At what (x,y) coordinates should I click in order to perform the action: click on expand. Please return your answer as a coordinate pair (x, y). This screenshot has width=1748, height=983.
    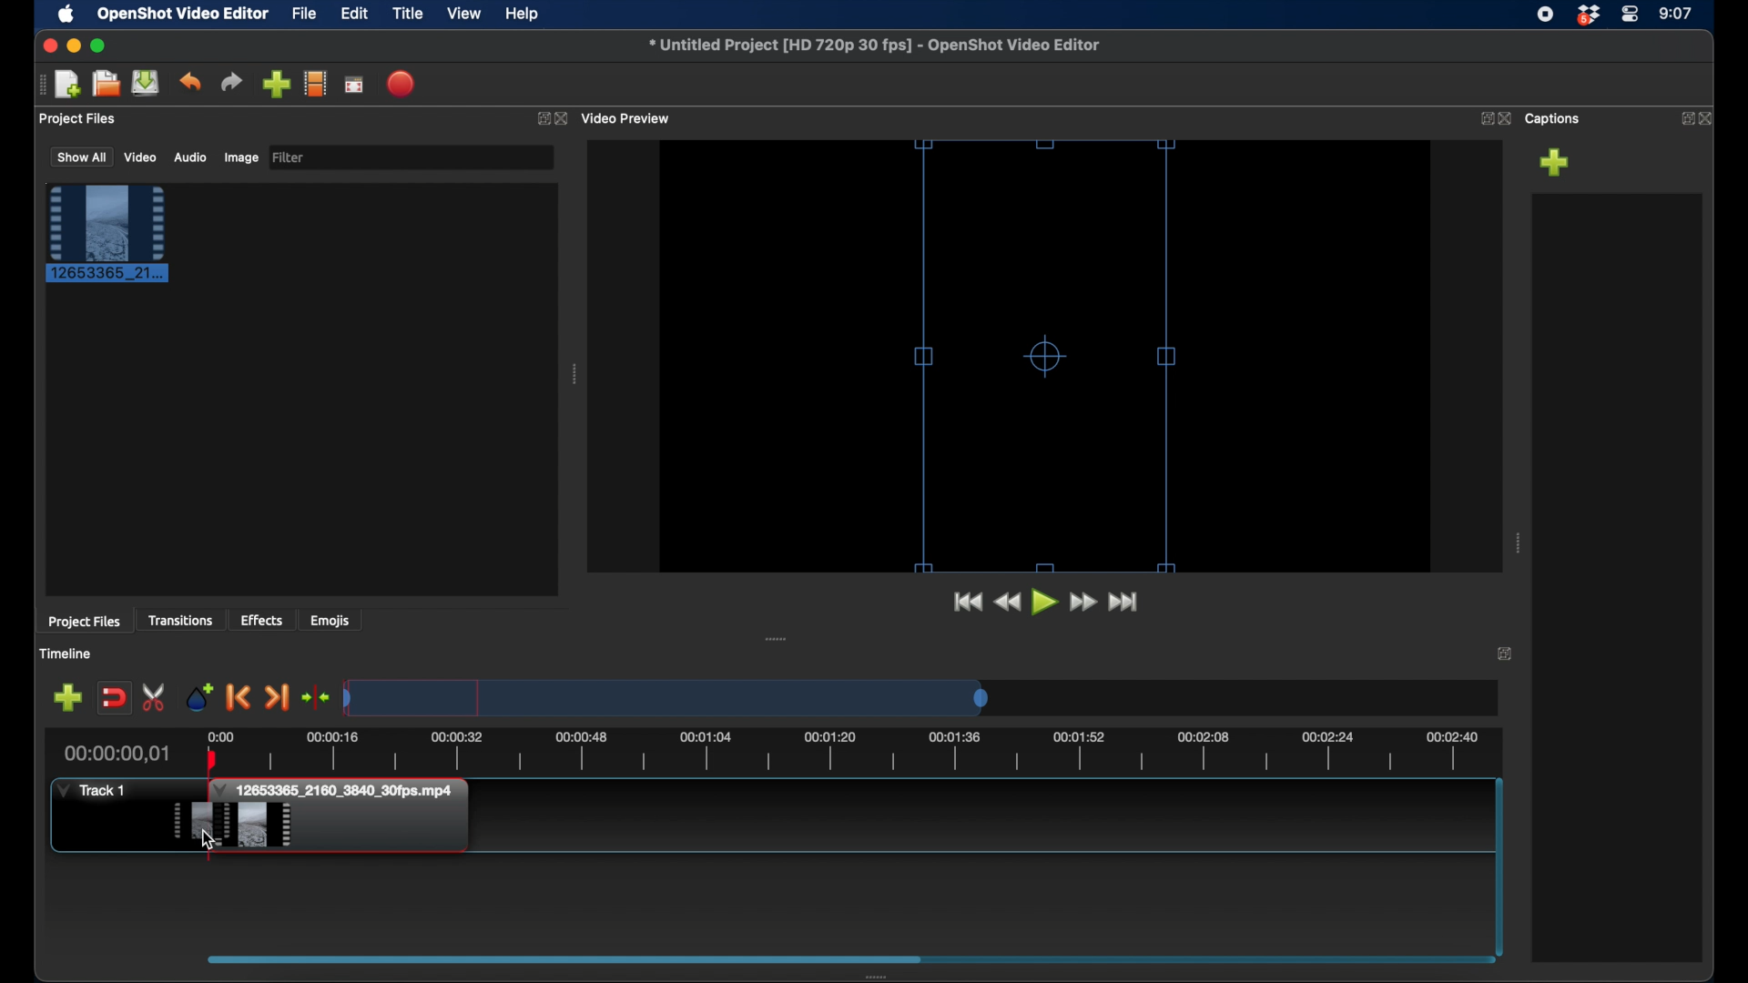
    Looking at the image, I should click on (1682, 117).